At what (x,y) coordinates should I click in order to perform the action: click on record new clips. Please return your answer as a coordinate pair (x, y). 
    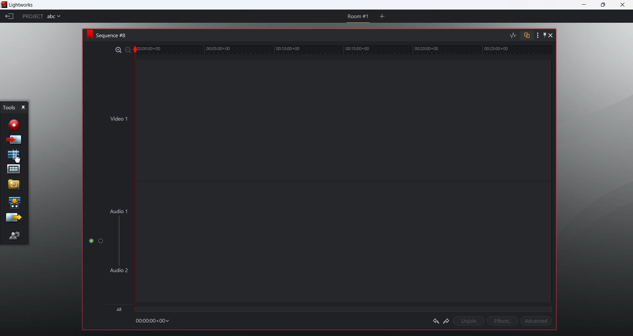
    Looking at the image, I should click on (15, 125).